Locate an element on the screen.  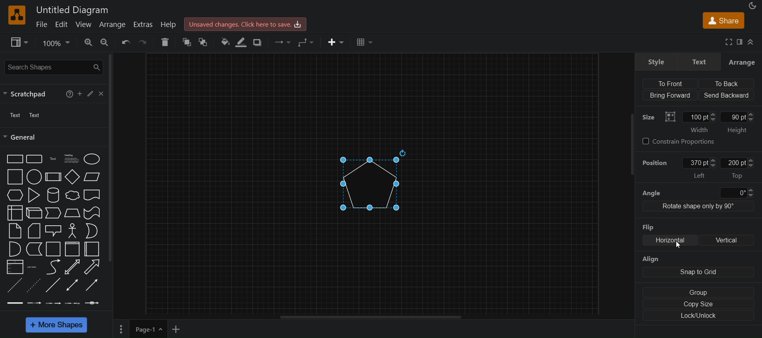
edit is located at coordinates (90, 94).